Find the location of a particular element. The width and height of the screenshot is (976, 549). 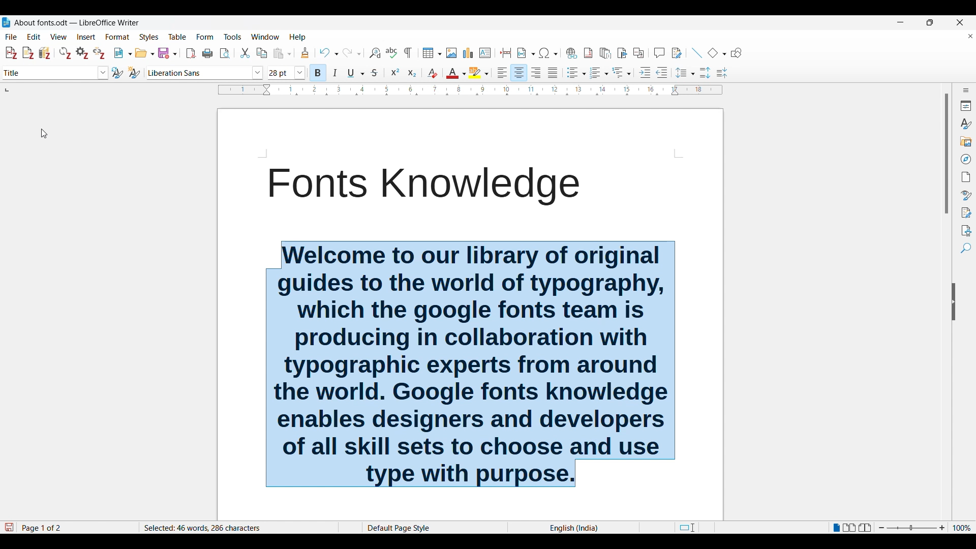

Update selected style is located at coordinates (117, 73).